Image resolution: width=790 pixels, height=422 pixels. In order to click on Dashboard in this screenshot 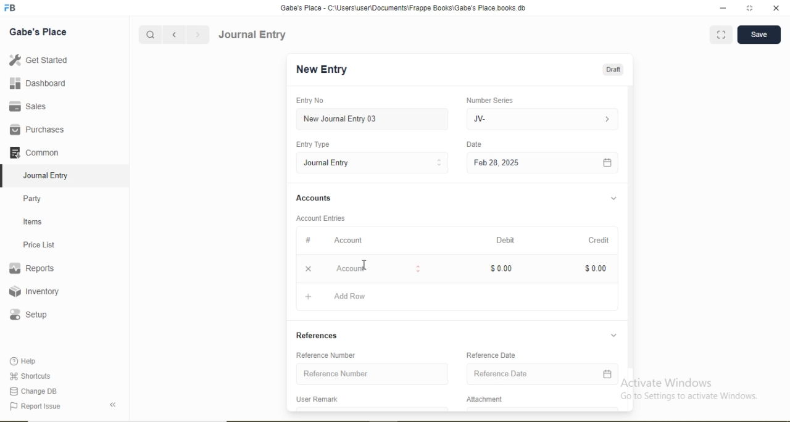, I will do `click(38, 83)`.